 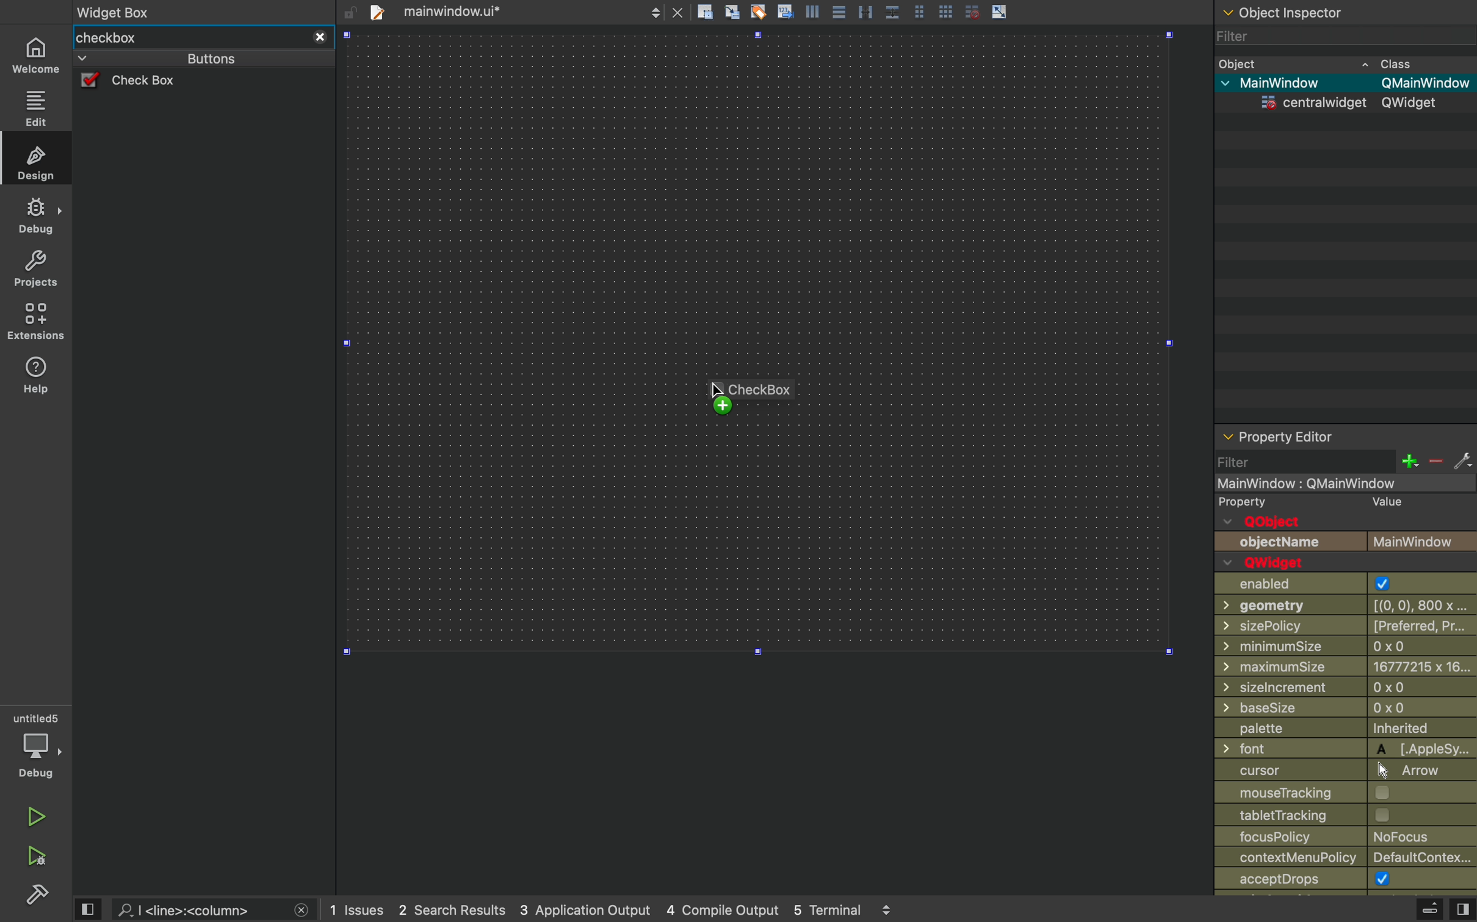 What do you see at coordinates (37, 162) in the screenshot?
I see `design` at bounding box center [37, 162].